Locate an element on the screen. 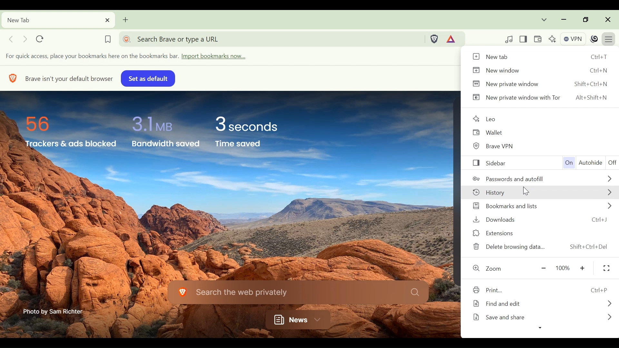  Leo is located at coordinates (486, 118).